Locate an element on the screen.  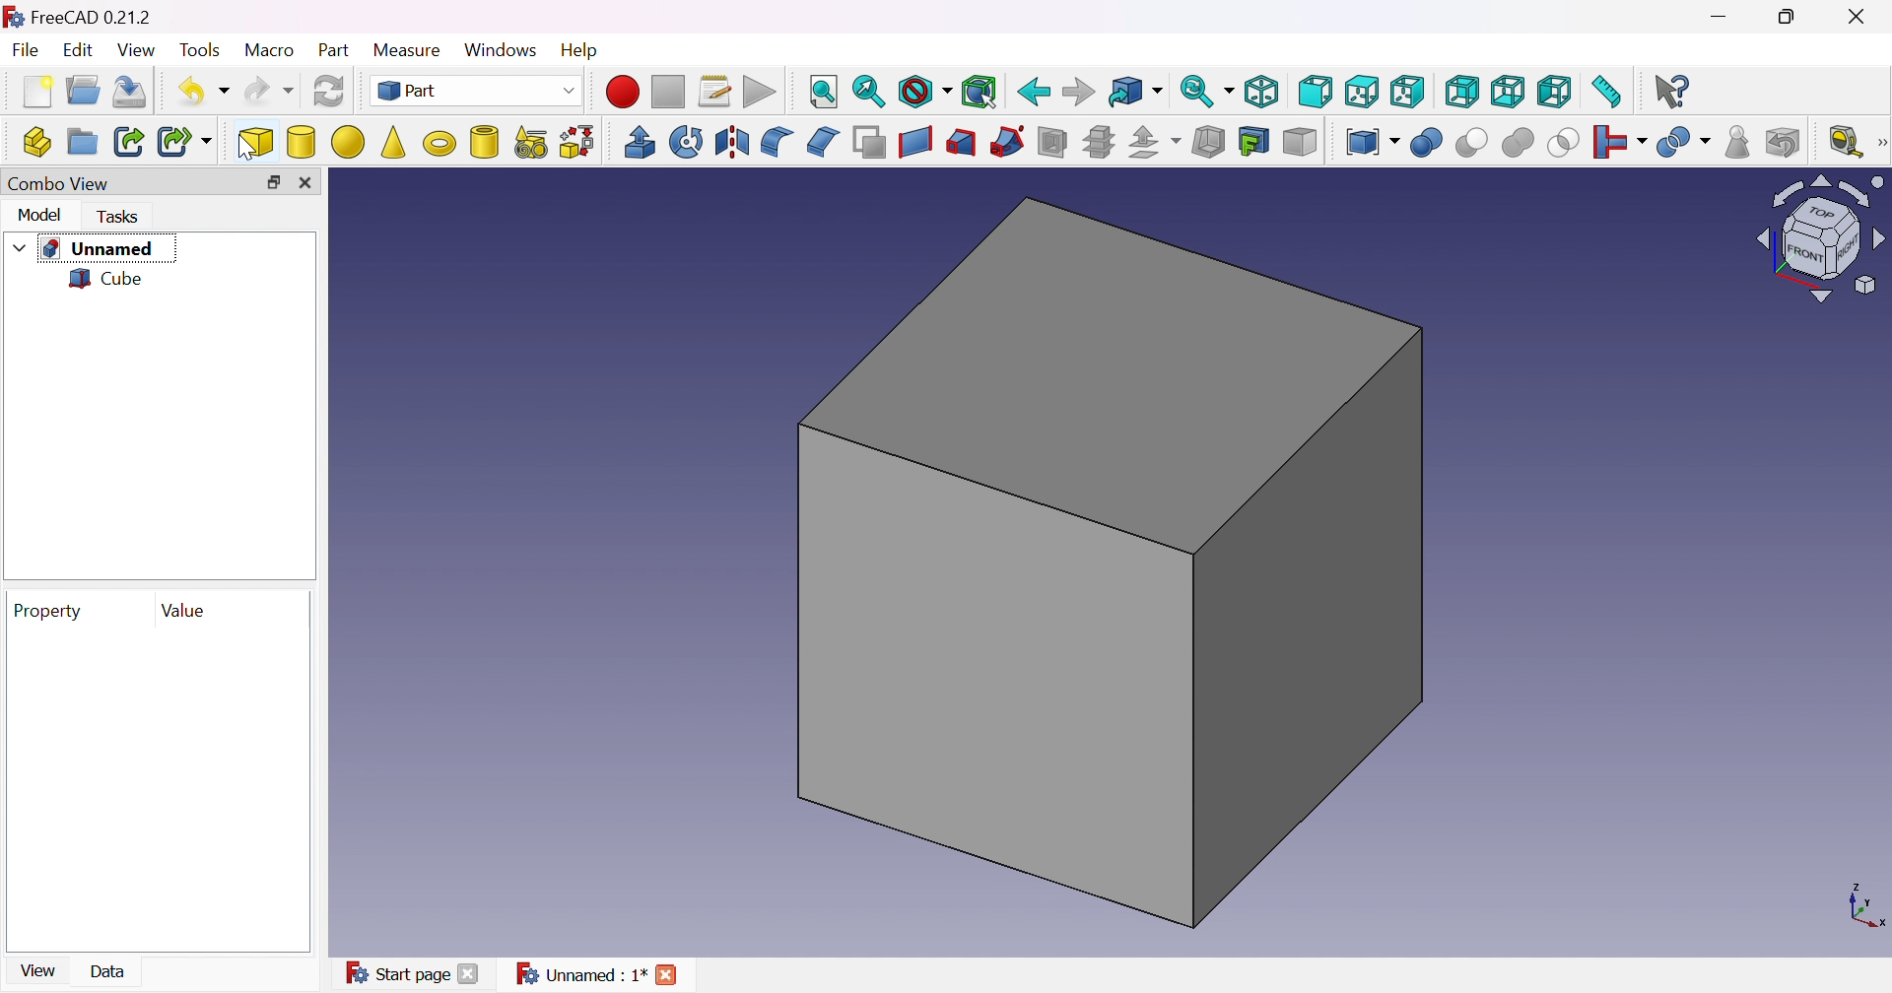
Undo is located at coordinates (201, 91).